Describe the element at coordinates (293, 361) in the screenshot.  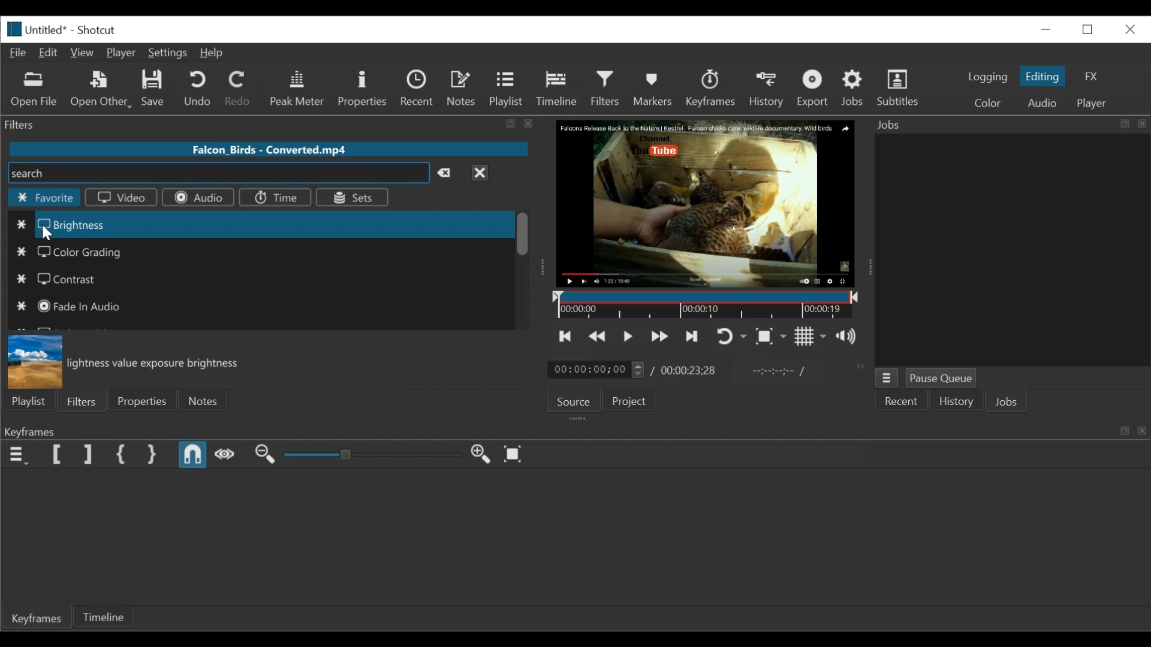
I see `Brightness value exposure brightness` at that location.